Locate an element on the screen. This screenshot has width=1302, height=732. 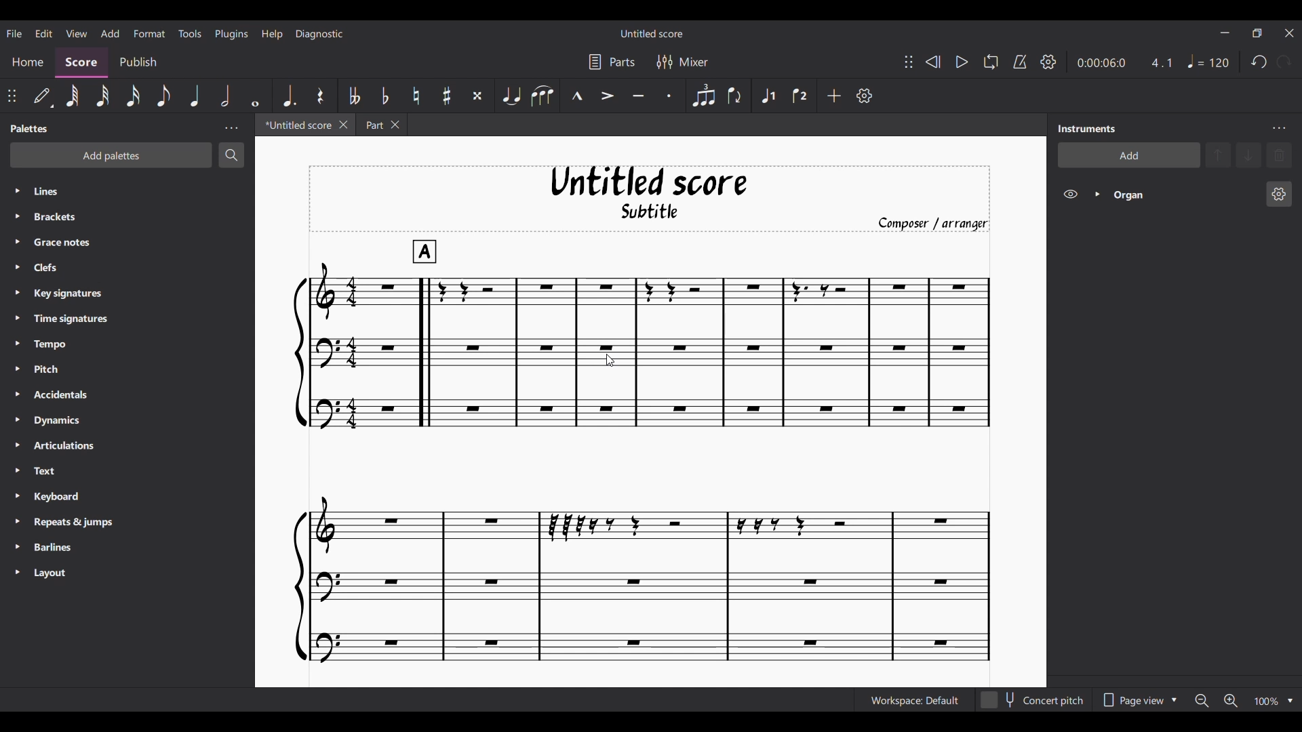
Metronome is located at coordinates (1019, 62).